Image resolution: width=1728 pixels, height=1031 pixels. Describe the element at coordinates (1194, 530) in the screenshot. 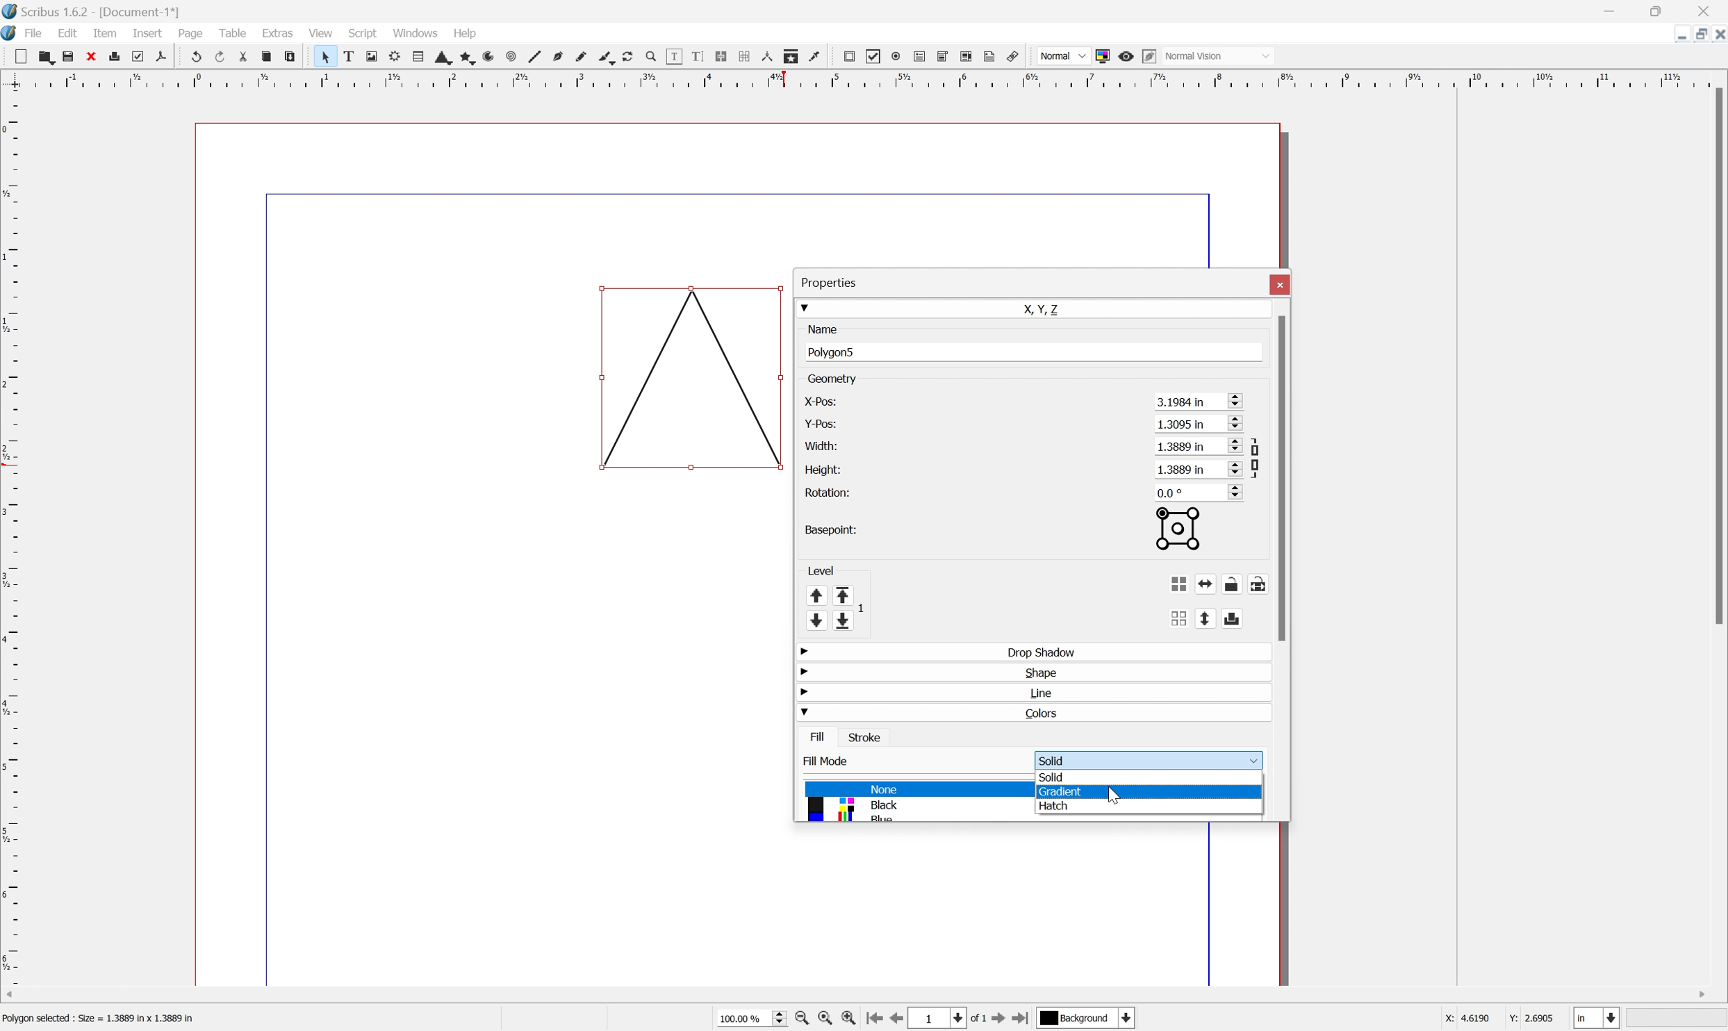

I see `Basepoint` at that location.